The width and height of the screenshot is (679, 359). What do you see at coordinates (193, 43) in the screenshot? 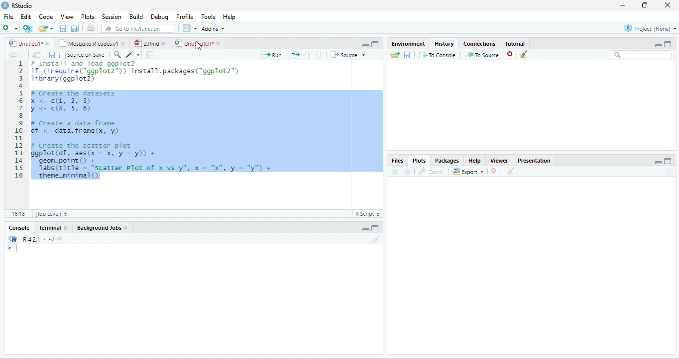
I see `UntitledR.R*` at bounding box center [193, 43].